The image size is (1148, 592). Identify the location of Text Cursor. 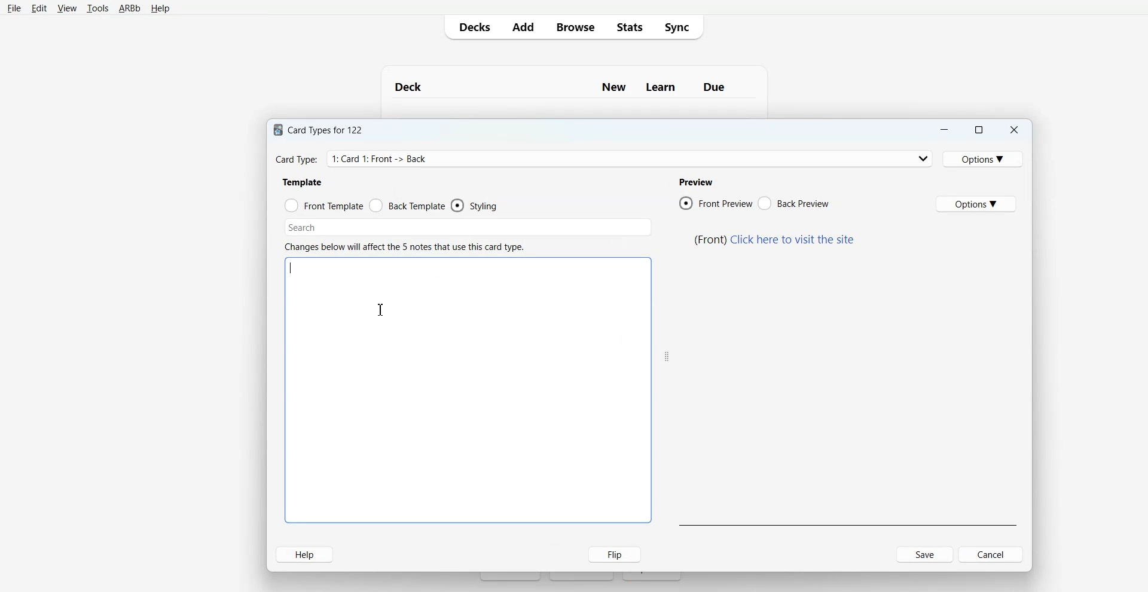
(381, 309).